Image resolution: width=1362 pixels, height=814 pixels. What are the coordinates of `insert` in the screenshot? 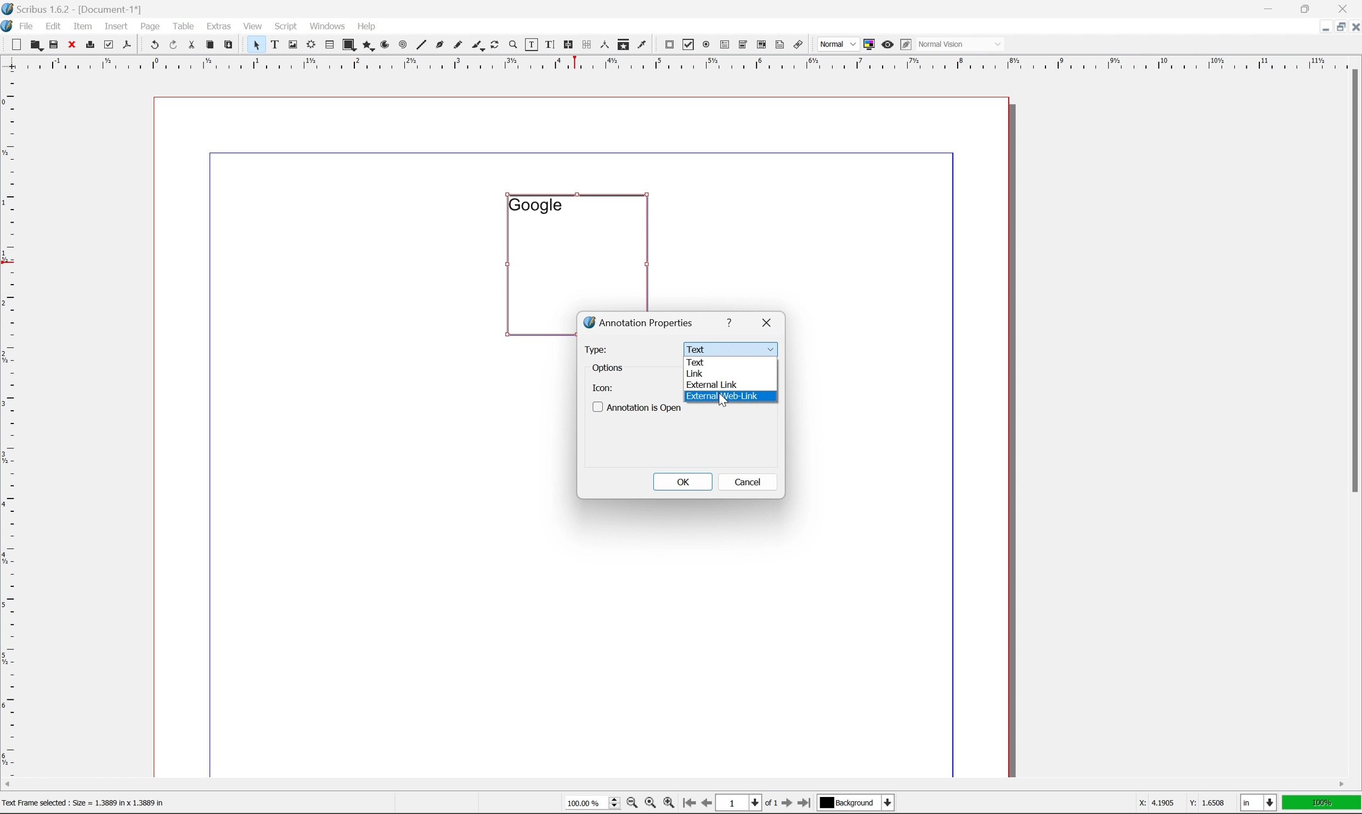 It's located at (116, 25).